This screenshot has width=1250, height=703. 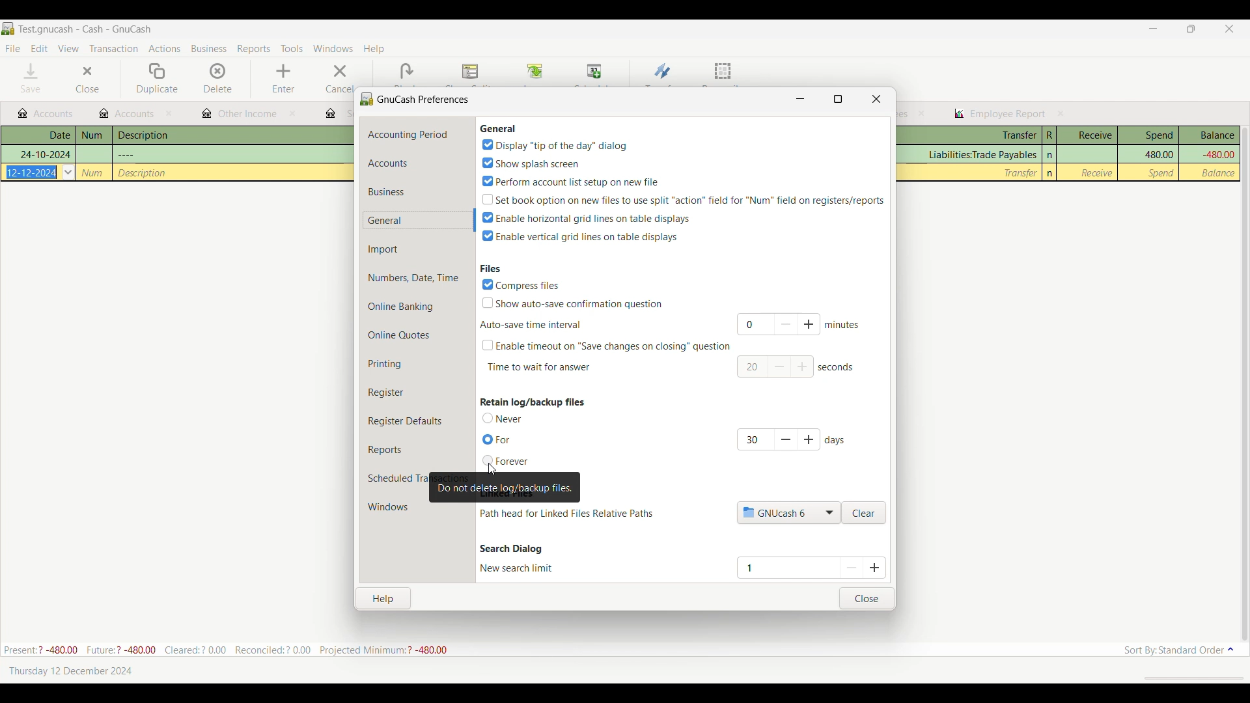 What do you see at coordinates (1050, 173) in the screenshot?
I see `n` at bounding box center [1050, 173].